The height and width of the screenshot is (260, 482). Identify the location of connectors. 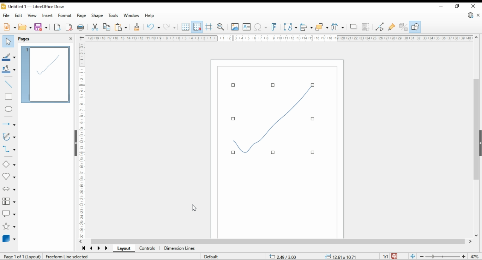
(8, 150).